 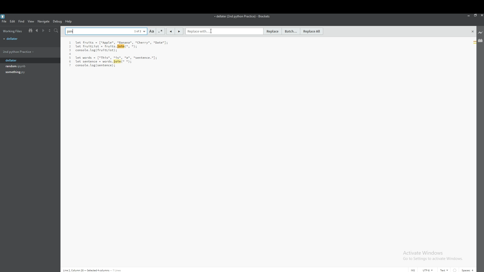 I want to click on file, so click(x=30, y=39).